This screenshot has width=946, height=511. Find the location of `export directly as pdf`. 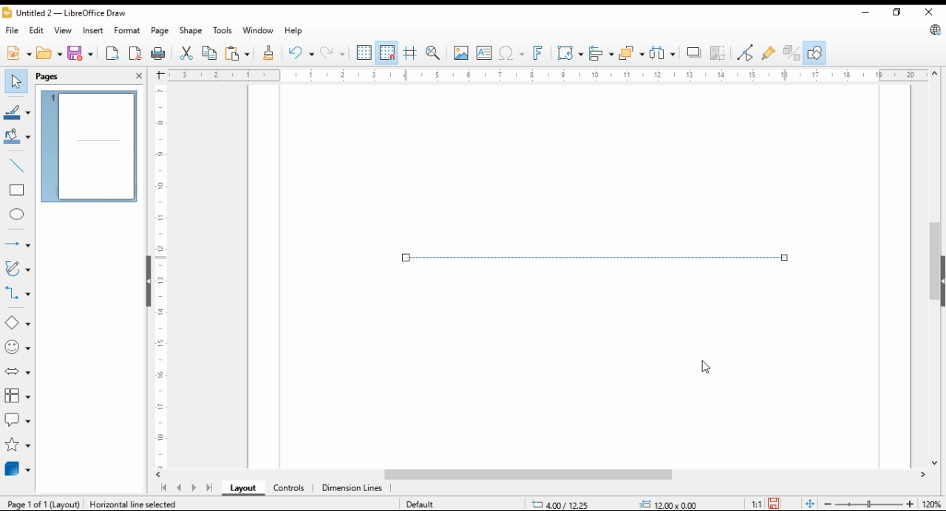

export directly as pdf is located at coordinates (136, 52).